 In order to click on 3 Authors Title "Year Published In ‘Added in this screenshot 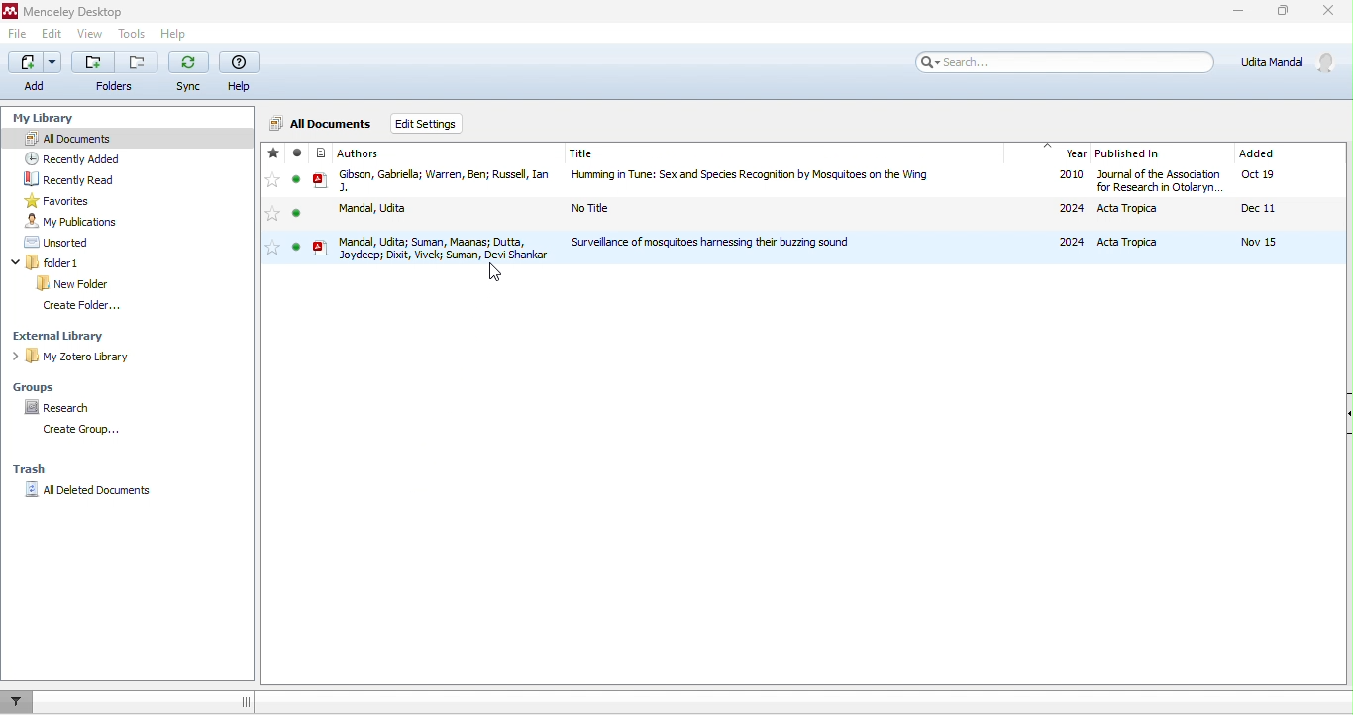, I will do `click(812, 153)`.